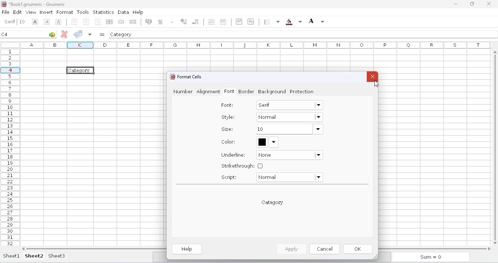 This screenshot has height=263, width=498. I want to click on help, so click(187, 249).